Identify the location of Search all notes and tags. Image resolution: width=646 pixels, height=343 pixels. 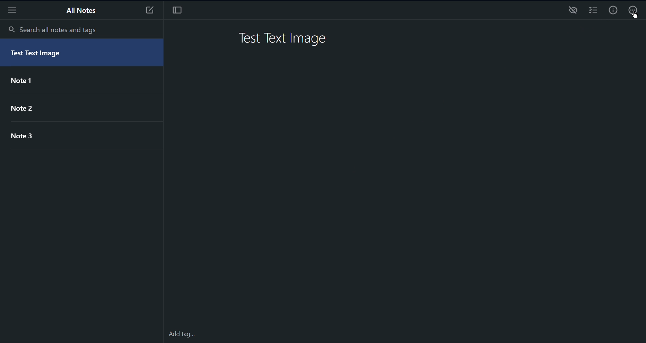
(53, 29).